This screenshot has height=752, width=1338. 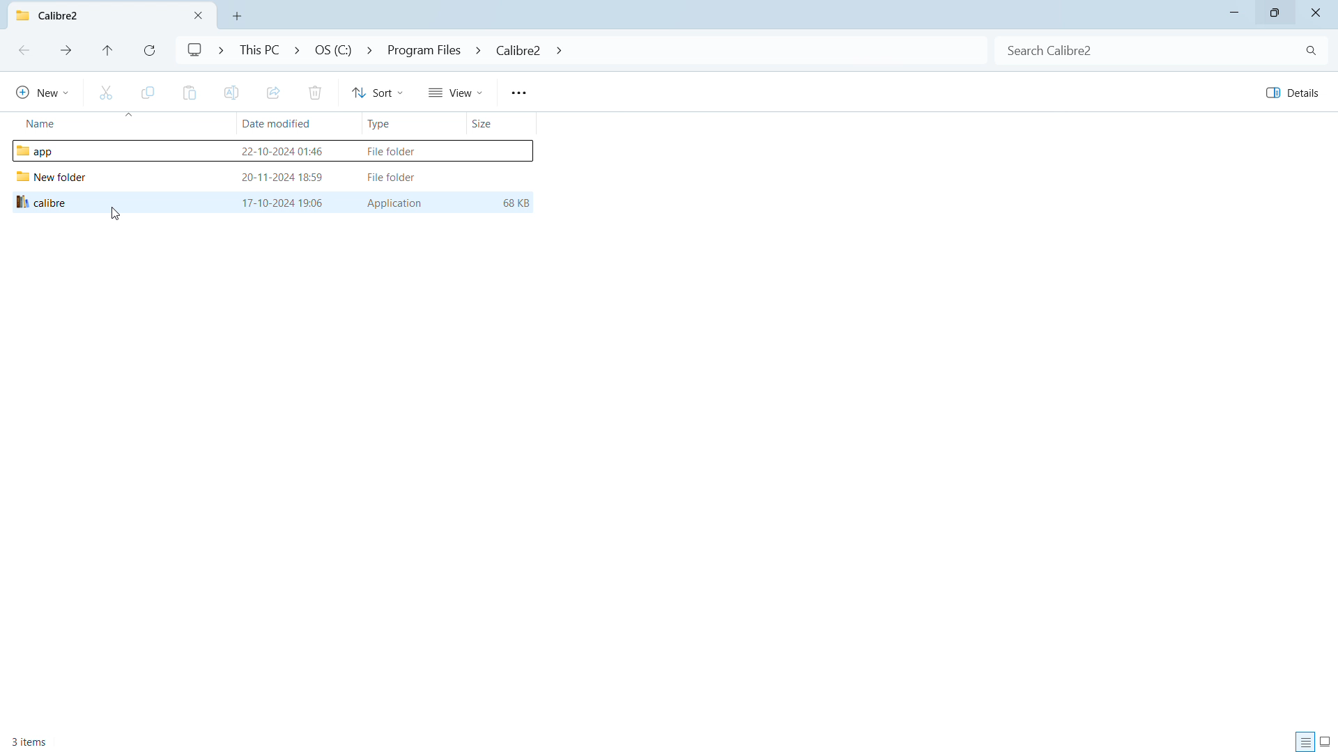 What do you see at coordinates (148, 91) in the screenshot?
I see `copy` at bounding box center [148, 91].